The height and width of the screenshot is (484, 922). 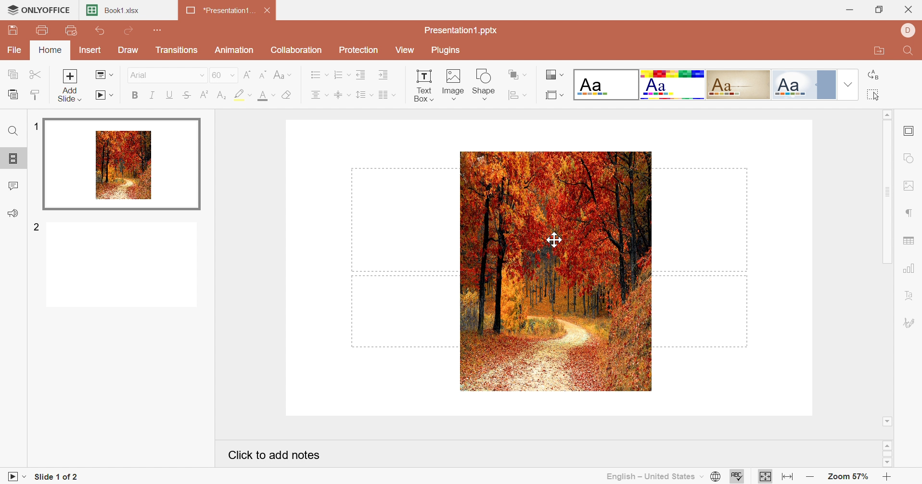 What do you see at coordinates (553, 96) in the screenshot?
I see `Select slide size` at bounding box center [553, 96].